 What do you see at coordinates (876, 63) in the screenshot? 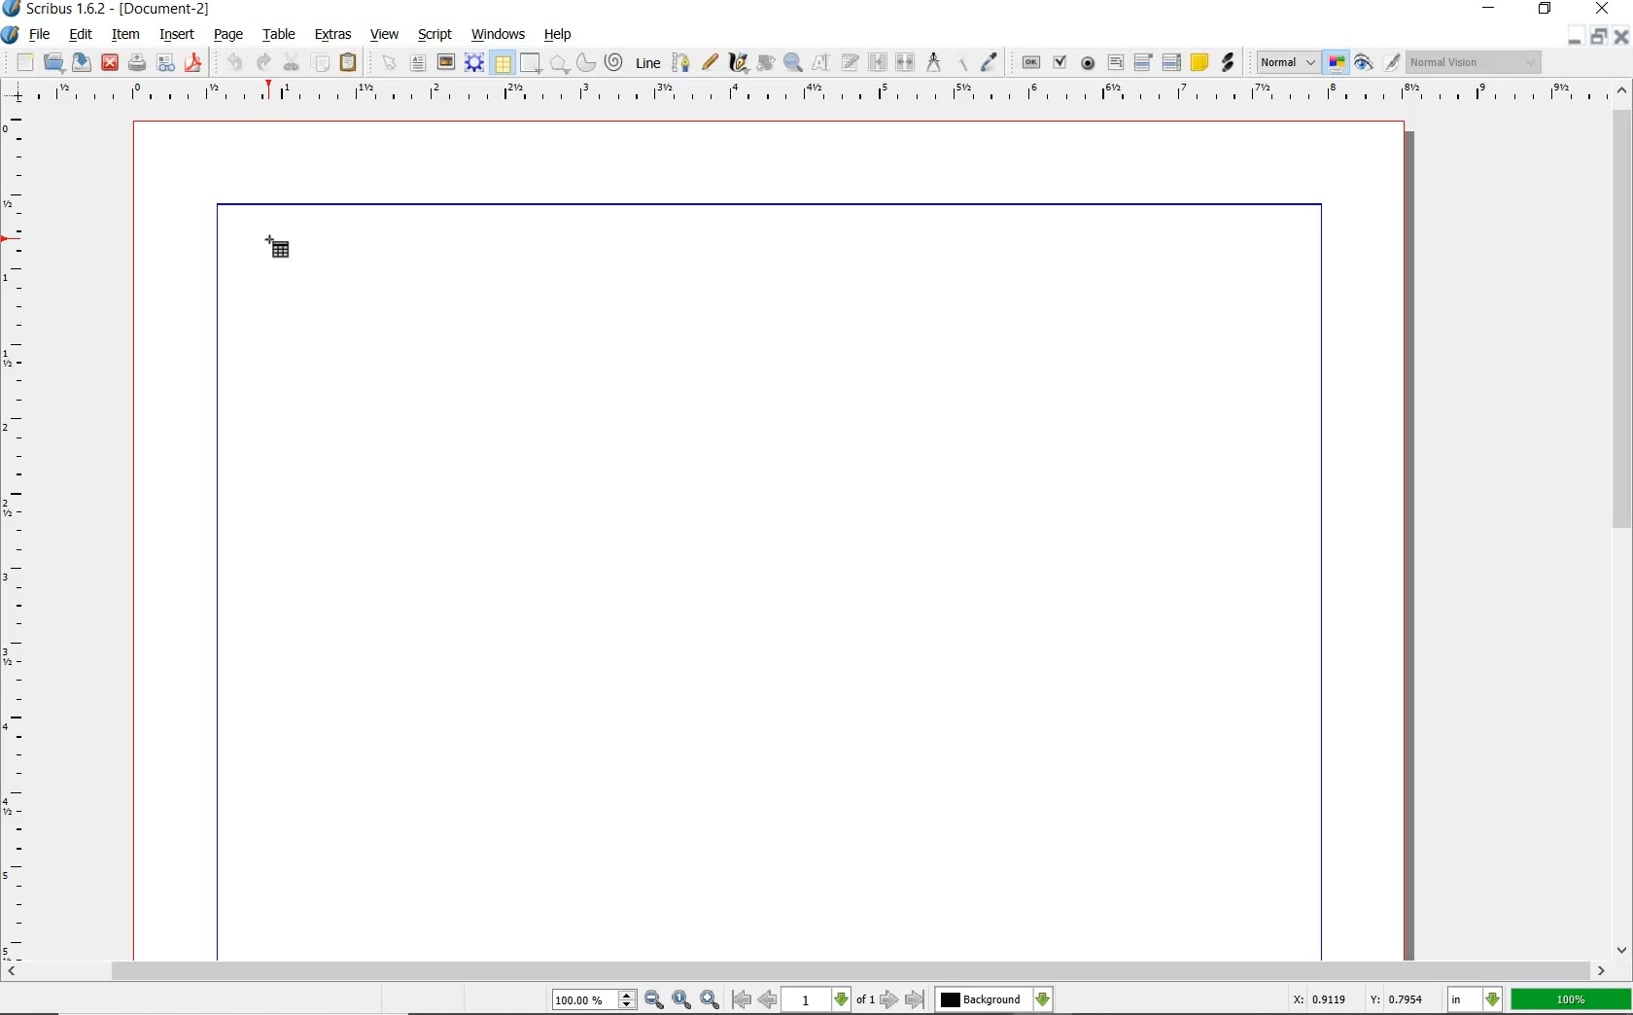
I see `link text frame` at bounding box center [876, 63].